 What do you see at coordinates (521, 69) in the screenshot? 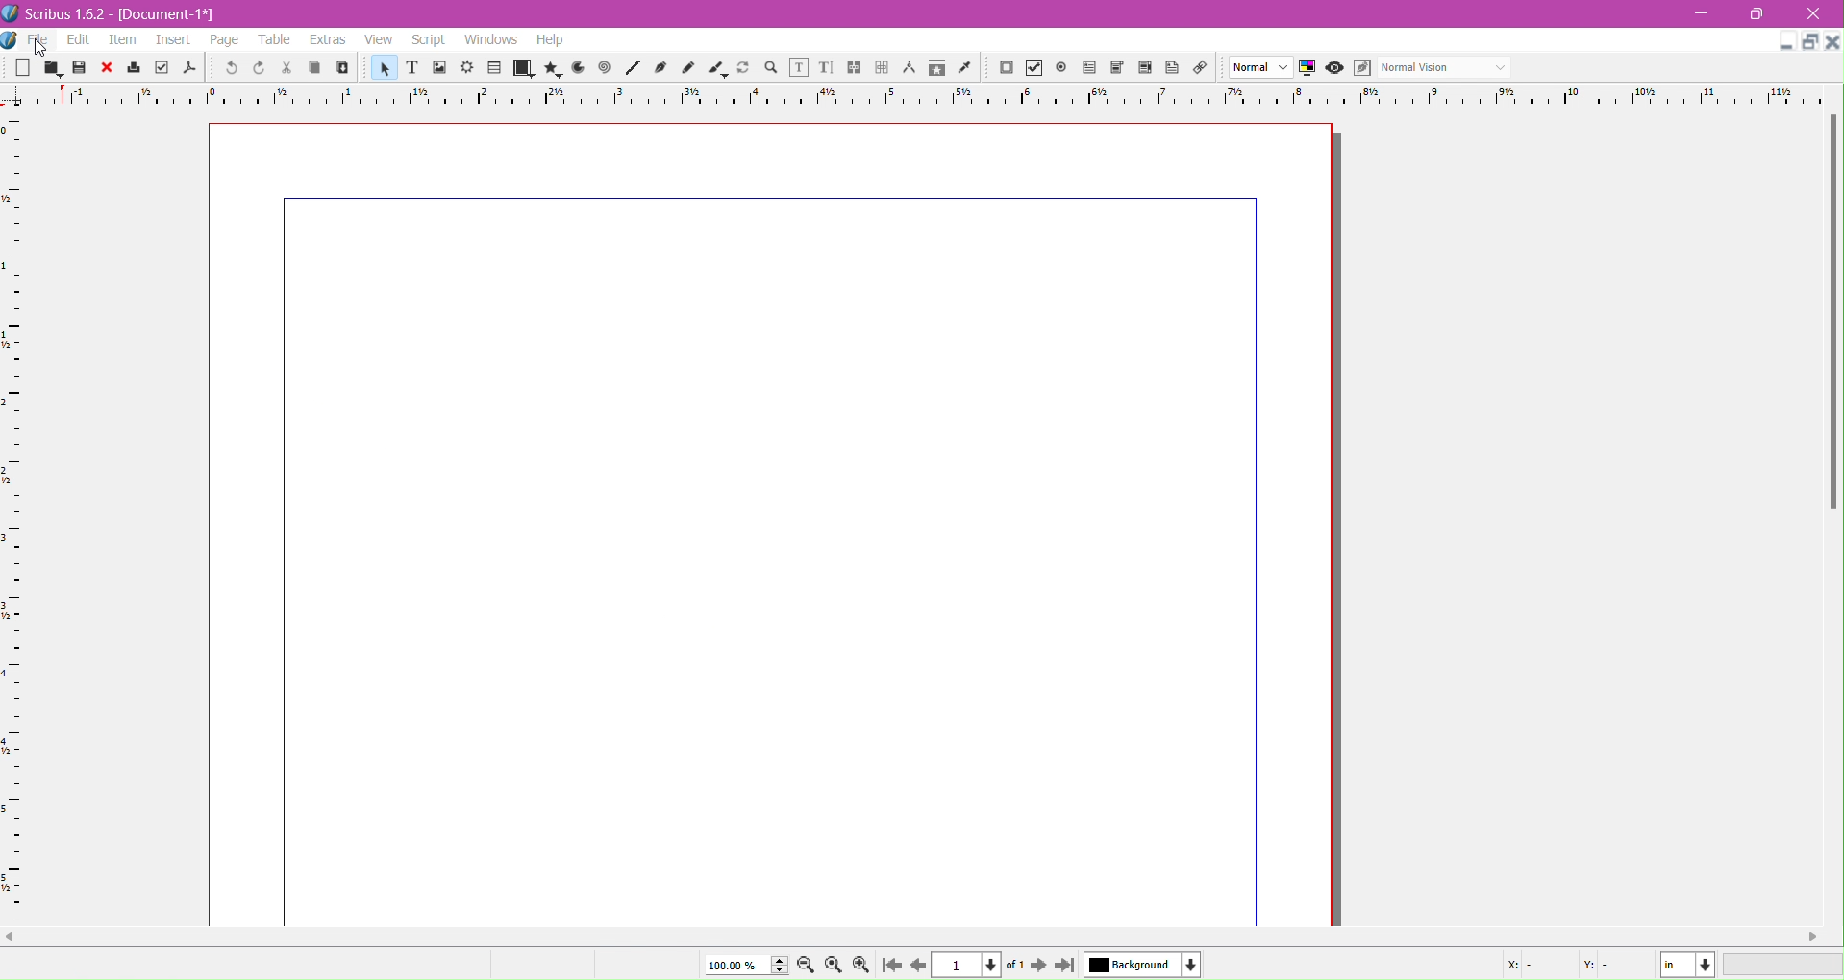
I see `shape` at bounding box center [521, 69].